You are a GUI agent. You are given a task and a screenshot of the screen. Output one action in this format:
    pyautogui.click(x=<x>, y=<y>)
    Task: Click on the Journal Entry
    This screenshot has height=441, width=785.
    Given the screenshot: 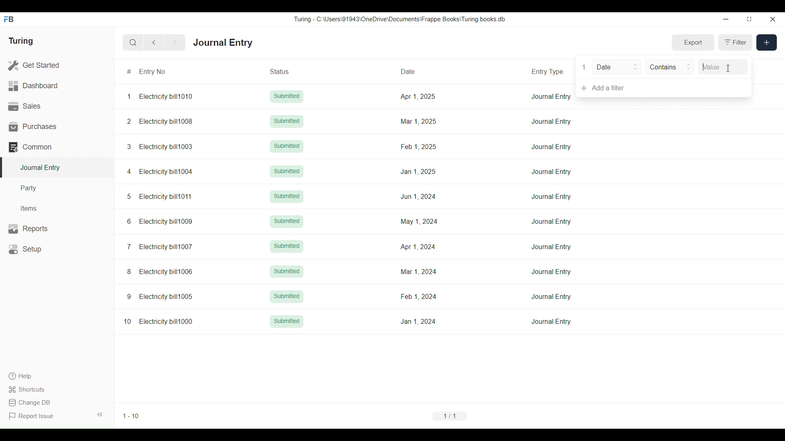 What is the action you would take?
    pyautogui.click(x=552, y=222)
    